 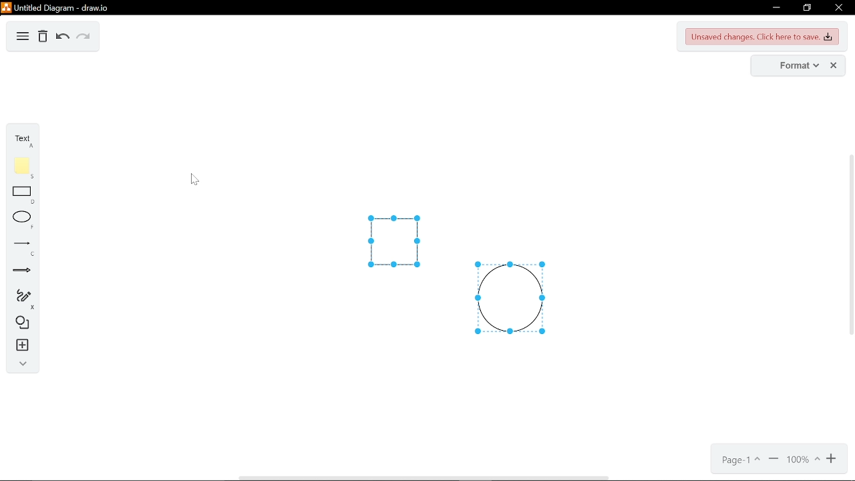 What do you see at coordinates (773, 460) in the screenshot?
I see `zoom out` at bounding box center [773, 460].